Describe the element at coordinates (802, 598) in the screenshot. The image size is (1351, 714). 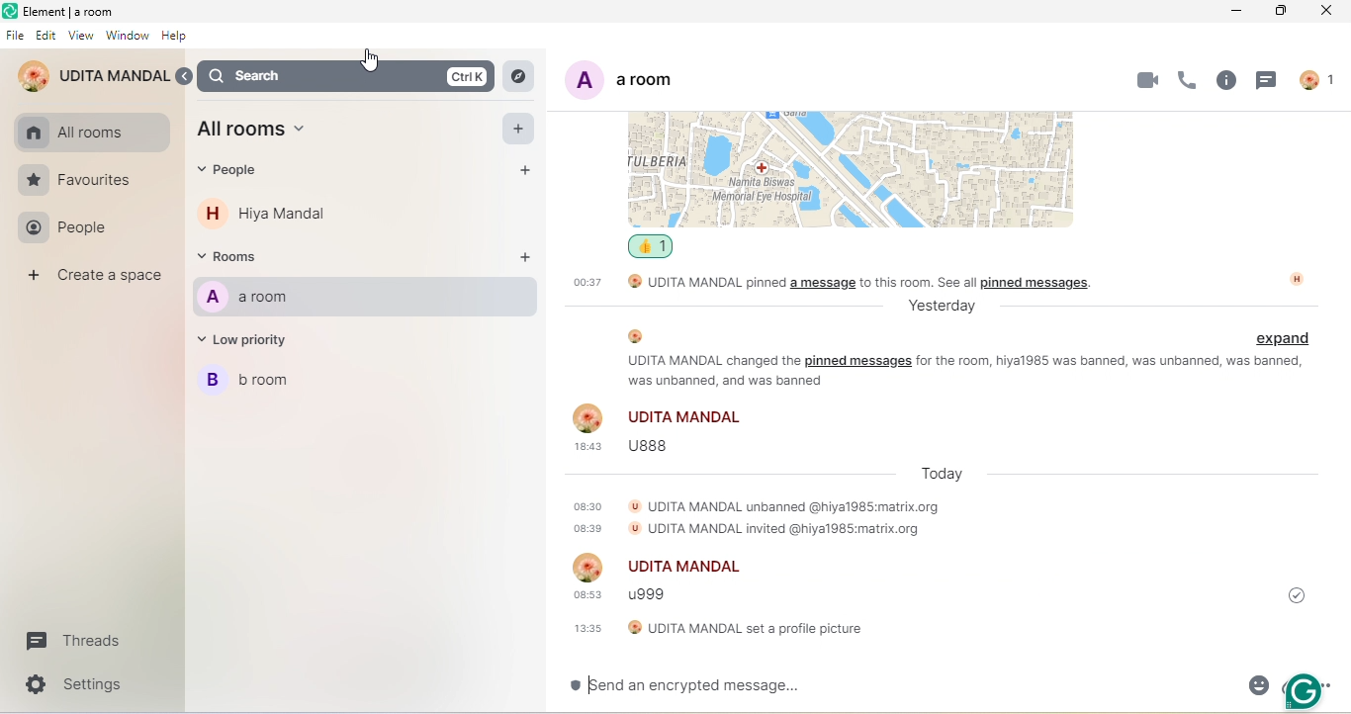
I see `08:53 u999` at that location.